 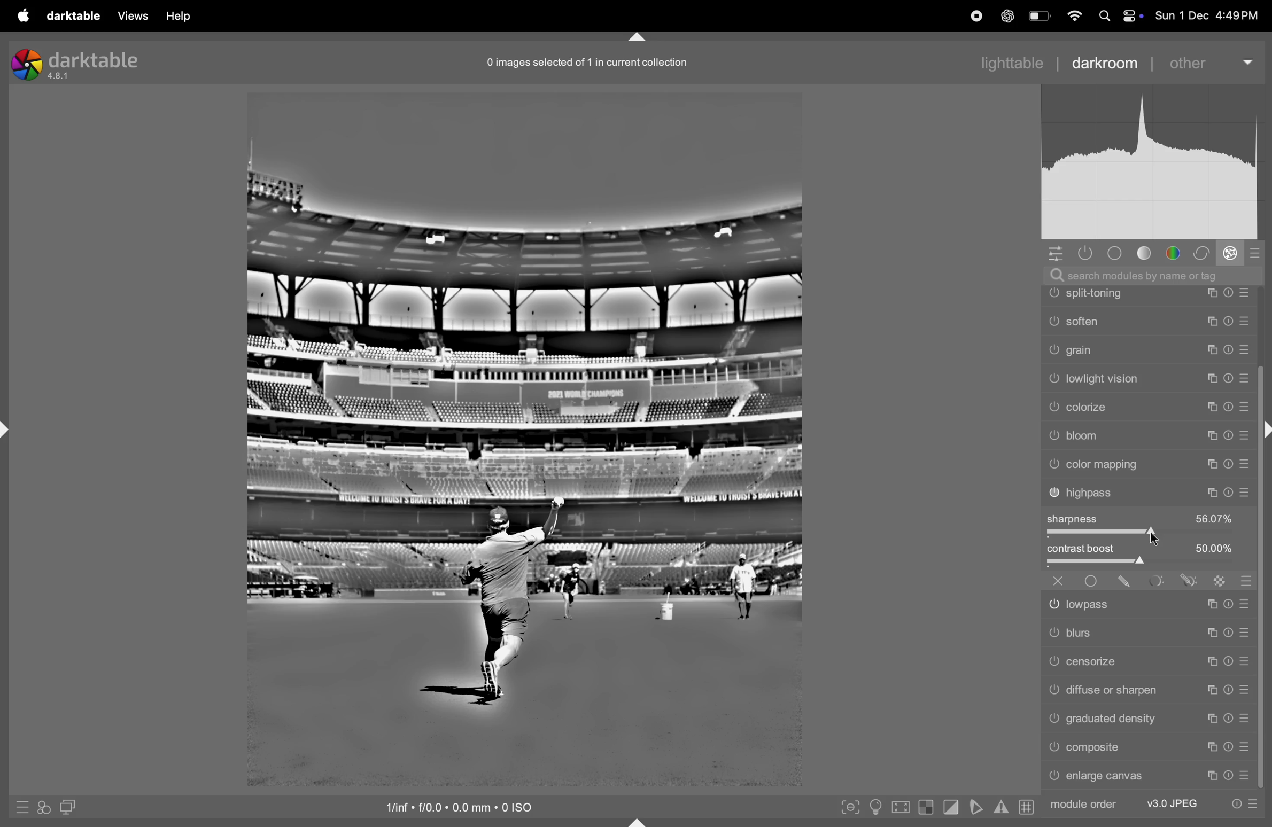 What do you see at coordinates (1147, 293) in the screenshot?
I see `watermark` at bounding box center [1147, 293].